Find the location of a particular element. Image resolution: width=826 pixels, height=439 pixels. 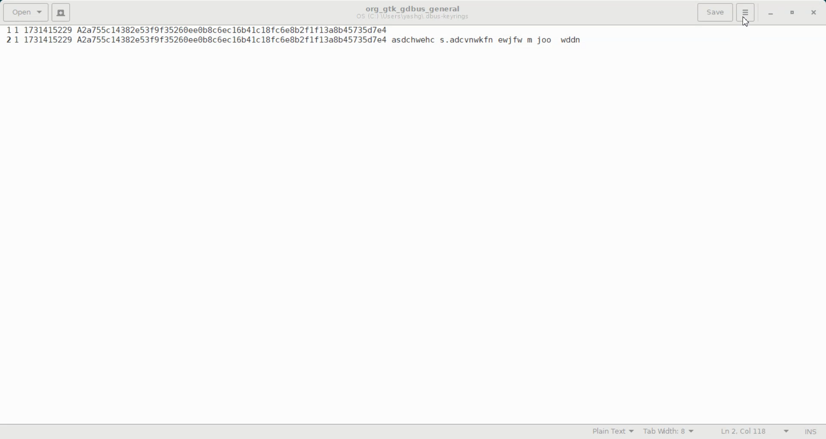

Plain Text is located at coordinates (612, 431).